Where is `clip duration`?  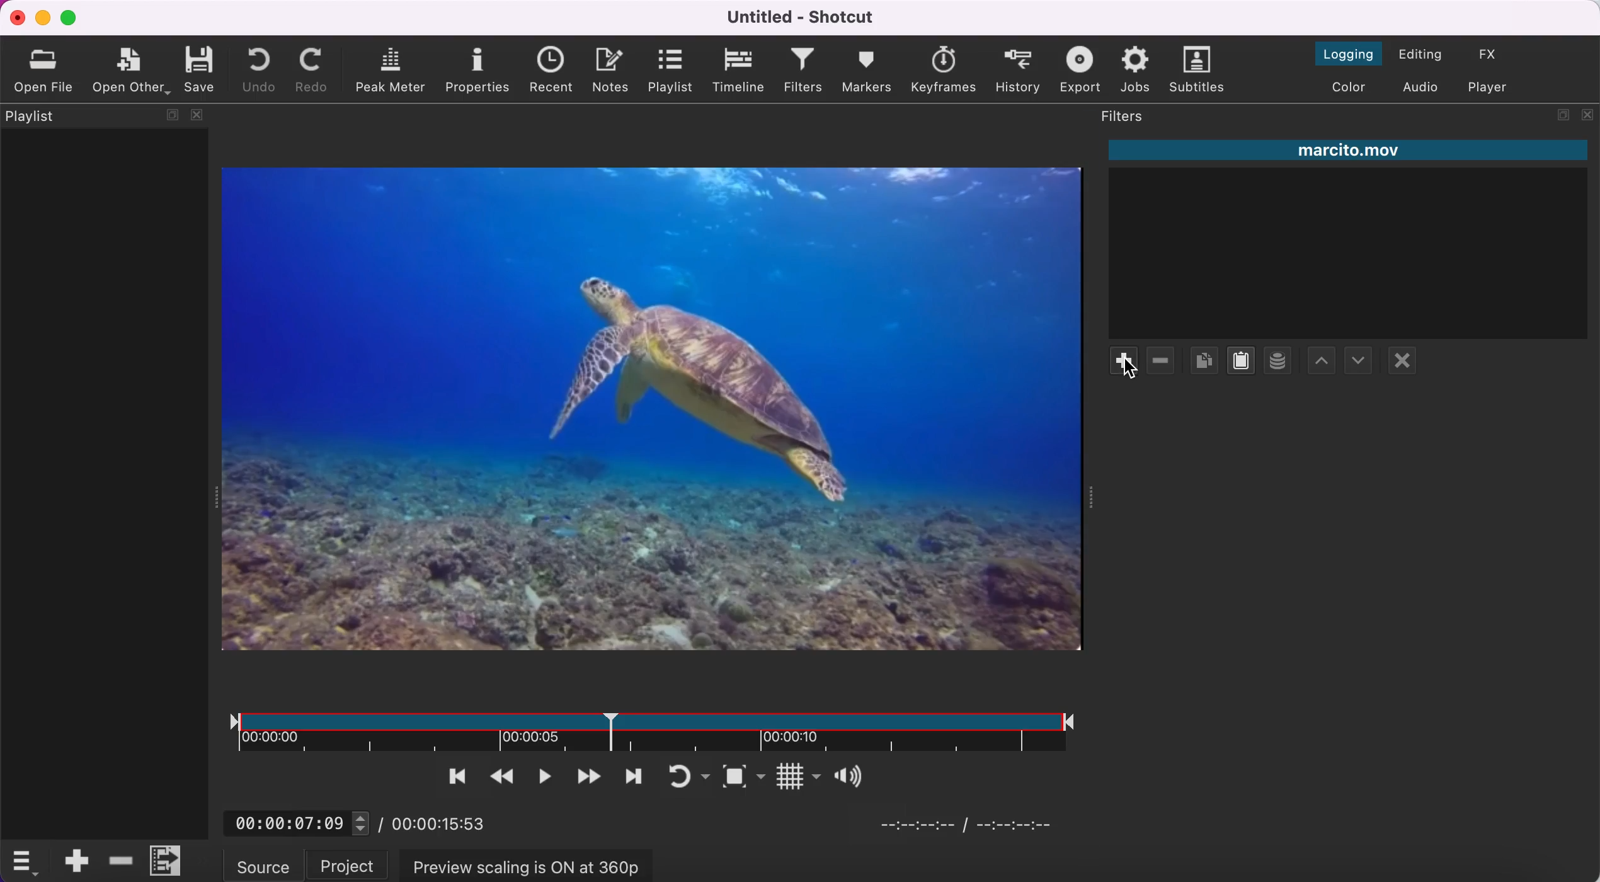
clip duration is located at coordinates (641, 728).